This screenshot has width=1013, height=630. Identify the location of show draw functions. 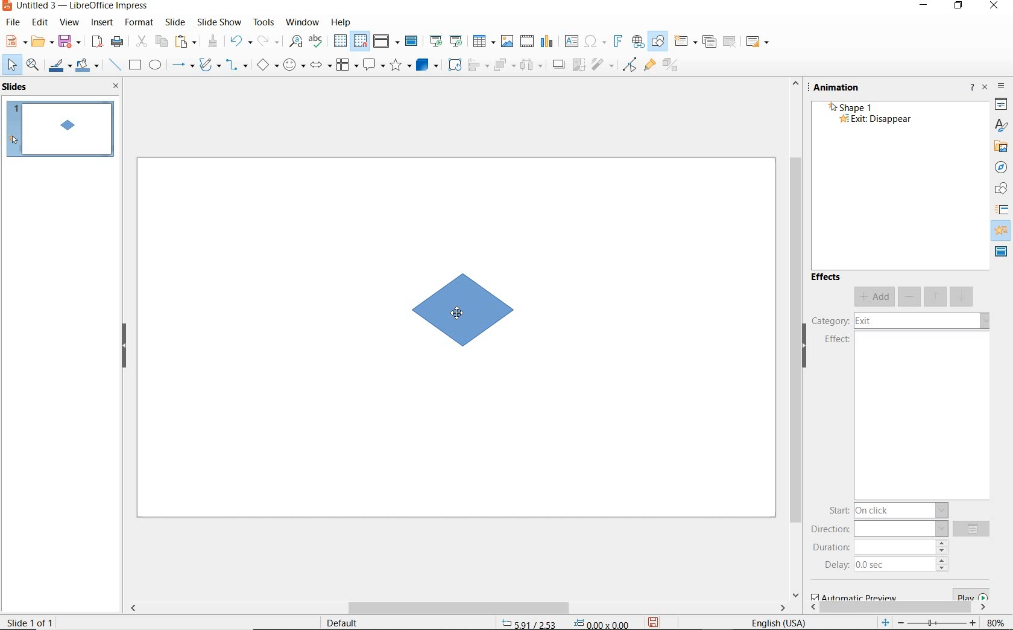
(657, 42).